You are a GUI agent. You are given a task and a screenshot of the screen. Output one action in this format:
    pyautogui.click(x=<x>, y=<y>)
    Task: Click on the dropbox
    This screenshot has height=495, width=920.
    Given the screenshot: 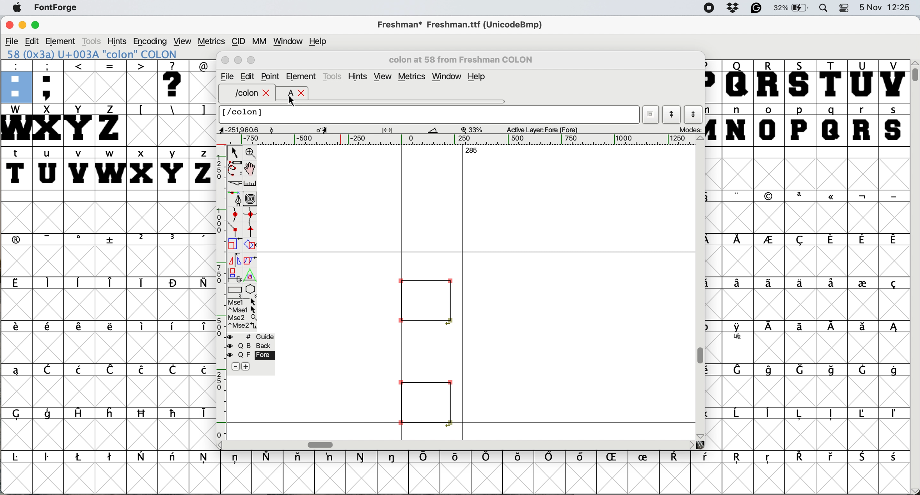 What is the action you would take?
    pyautogui.click(x=732, y=8)
    